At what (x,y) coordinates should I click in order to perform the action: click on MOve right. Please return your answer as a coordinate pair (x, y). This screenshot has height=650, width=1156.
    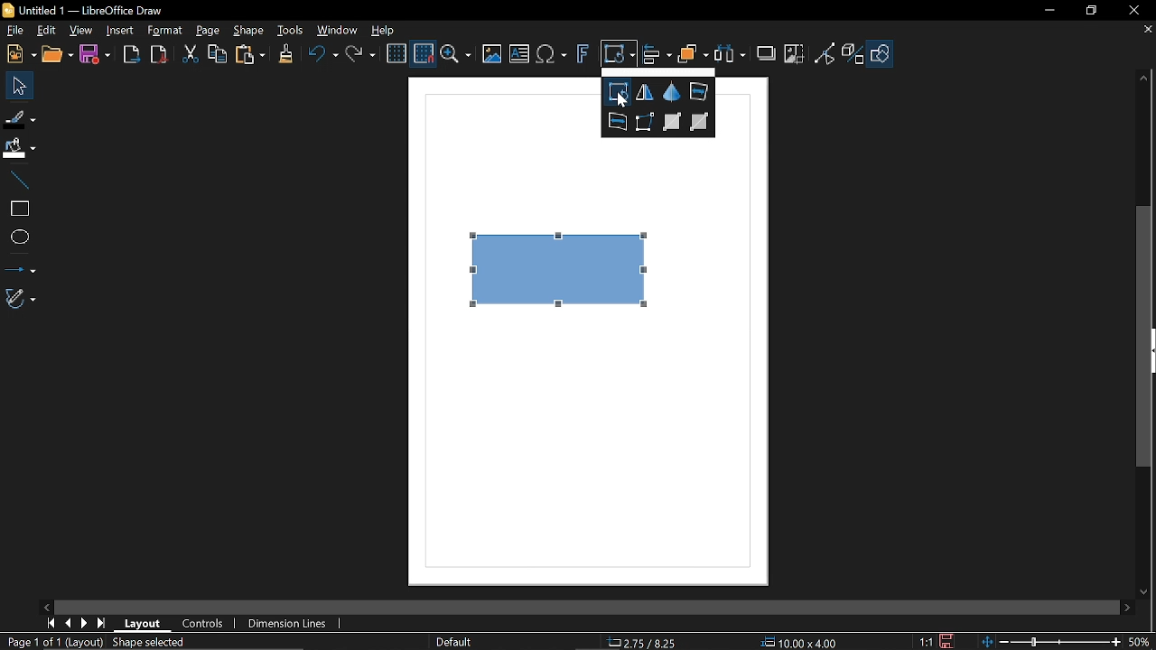
    Looking at the image, I should click on (82, 624).